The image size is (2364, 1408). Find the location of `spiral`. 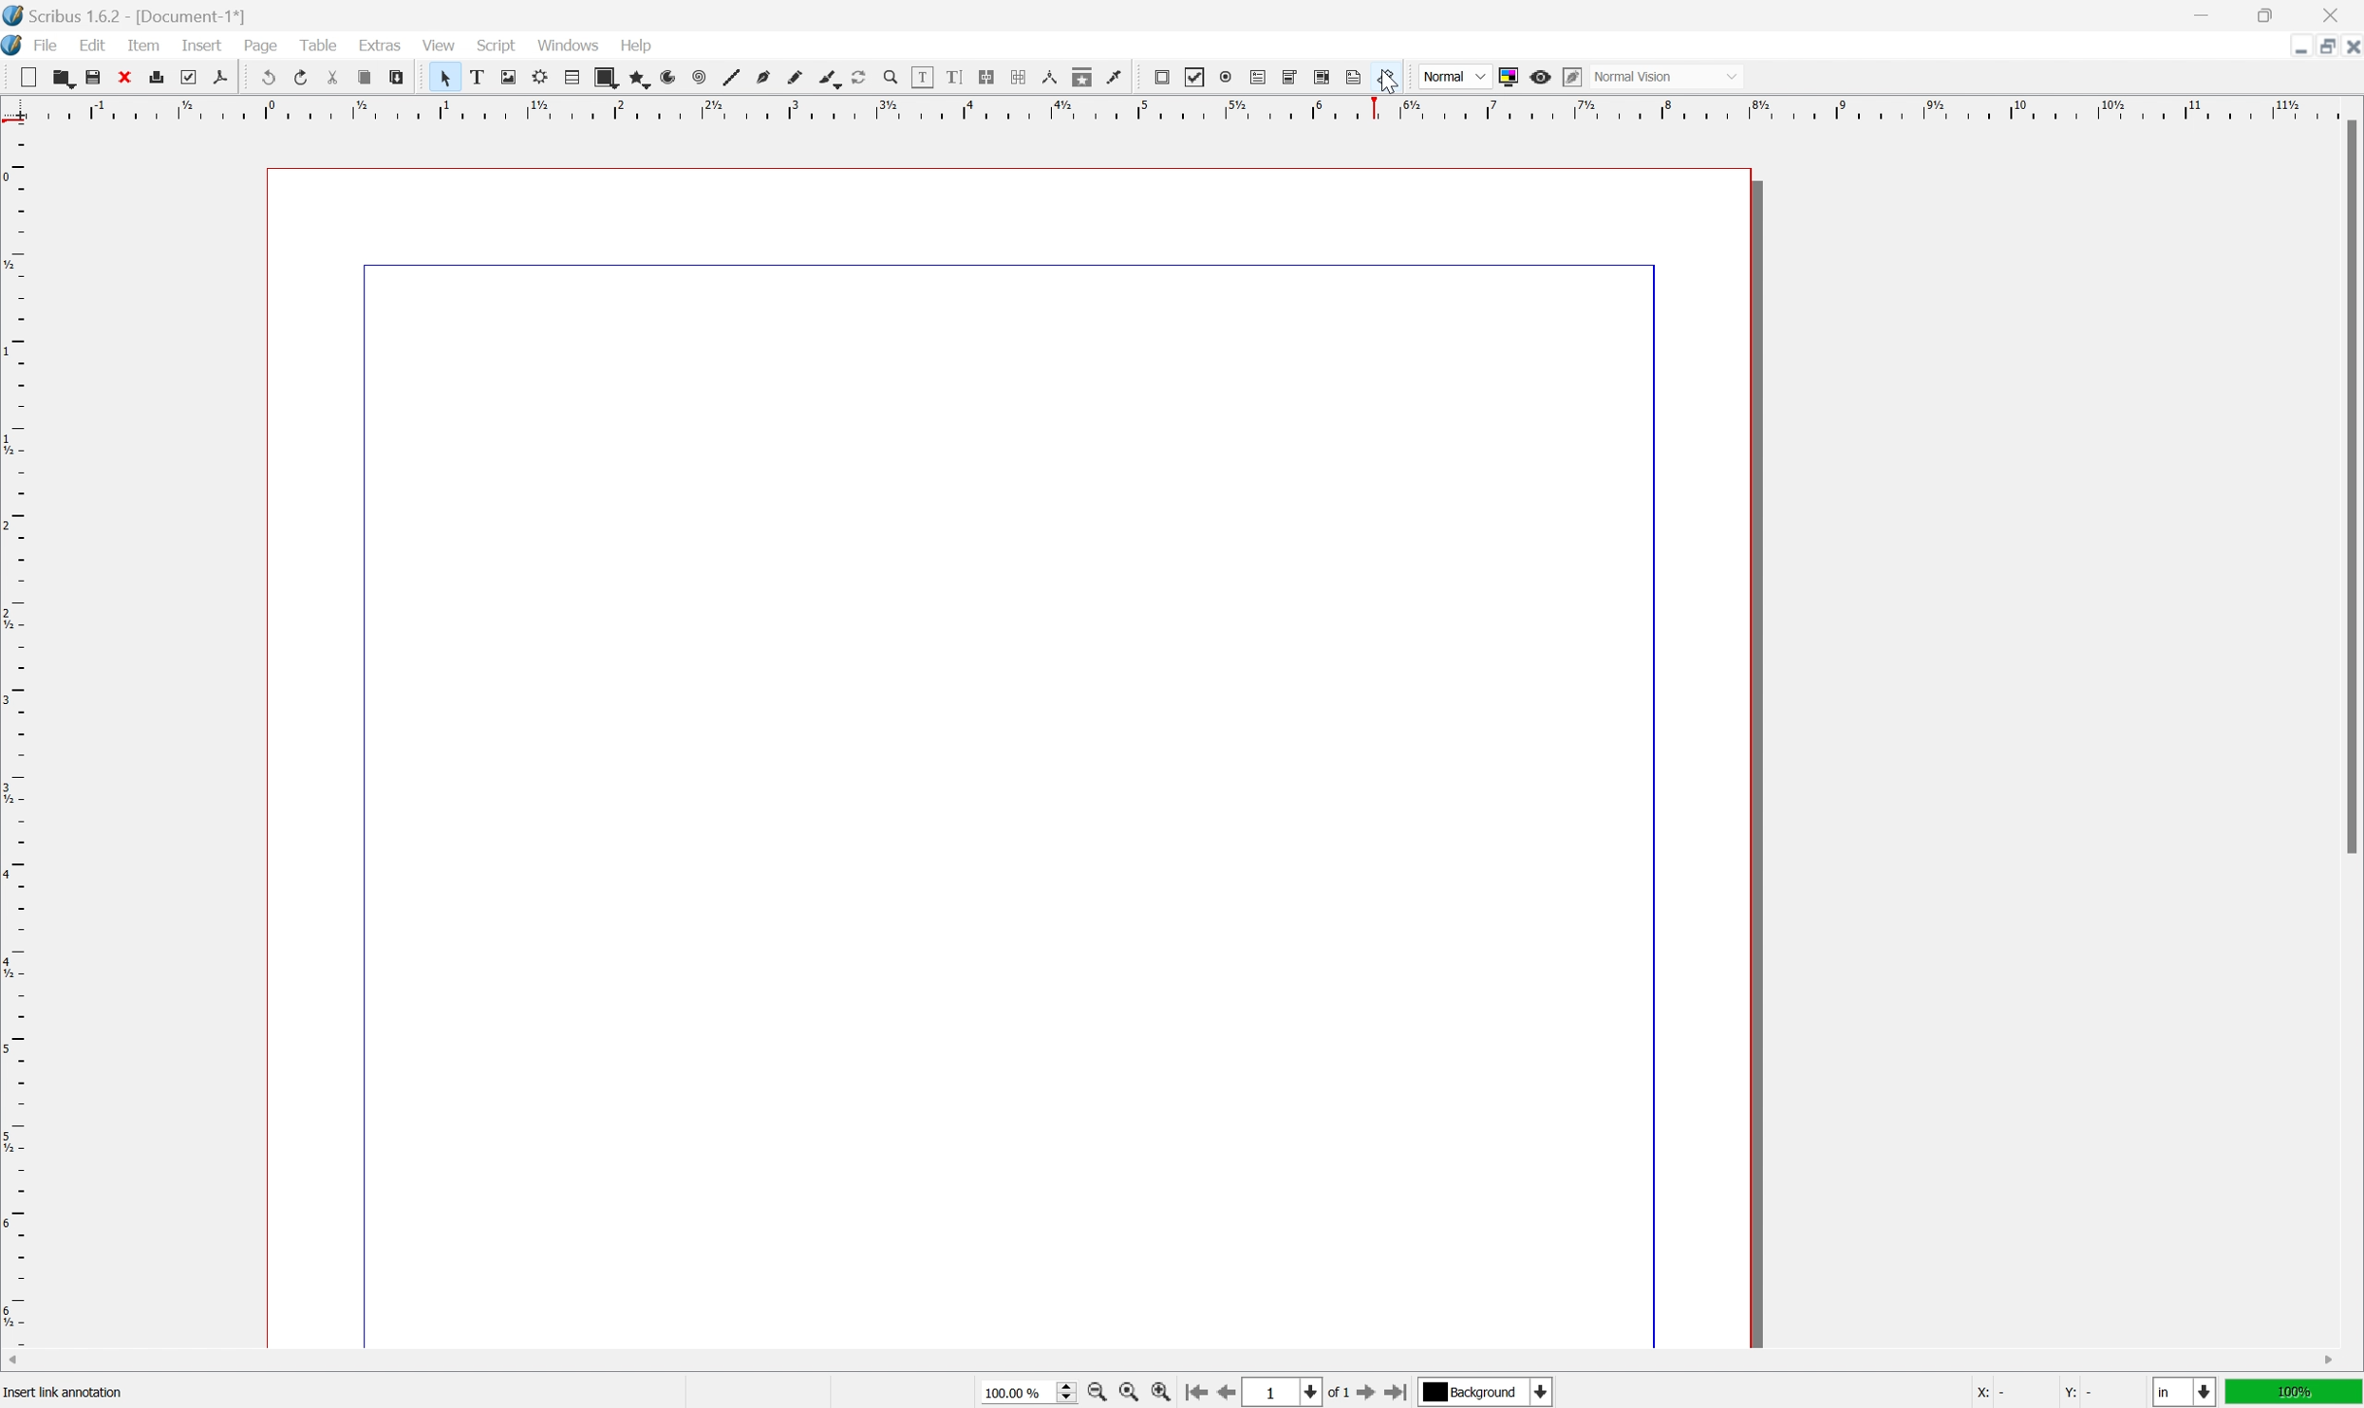

spiral is located at coordinates (701, 77).